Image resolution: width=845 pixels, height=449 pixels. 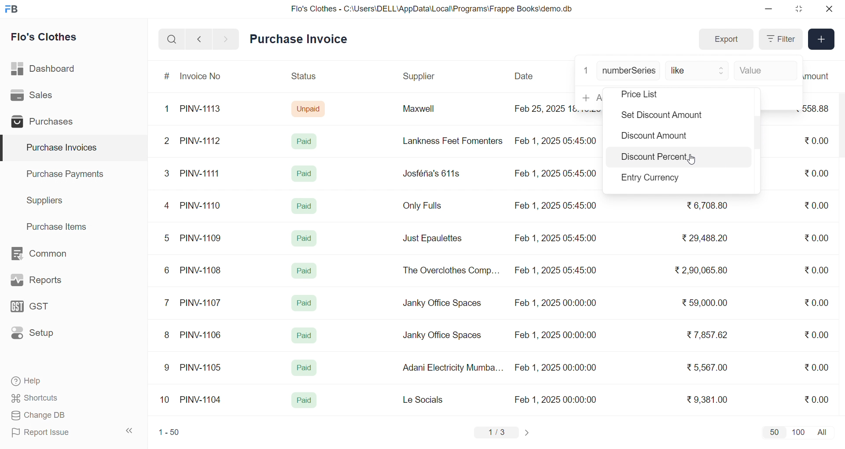 What do you see at coordinates (821, 76) in the screenshot?
I see `Outstanding Amount` at bounding box center [821, 76].